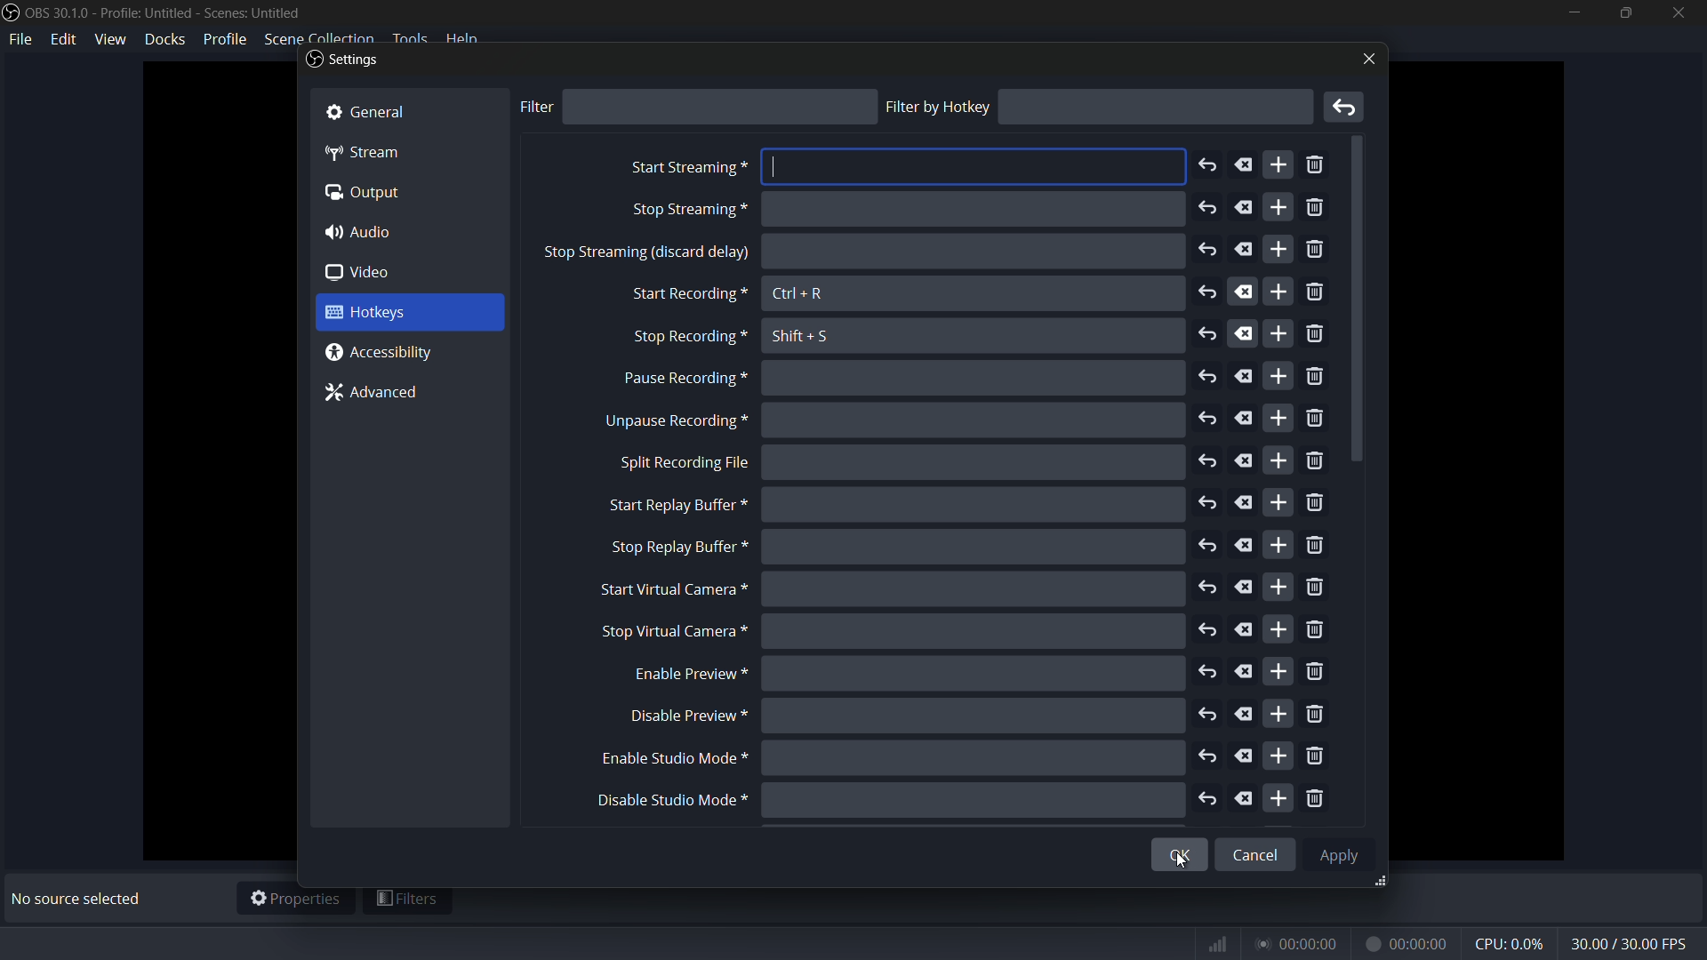  Describe the element at coordinates (646, 254) in the screenshot. I see `stop sreaming` at that location.